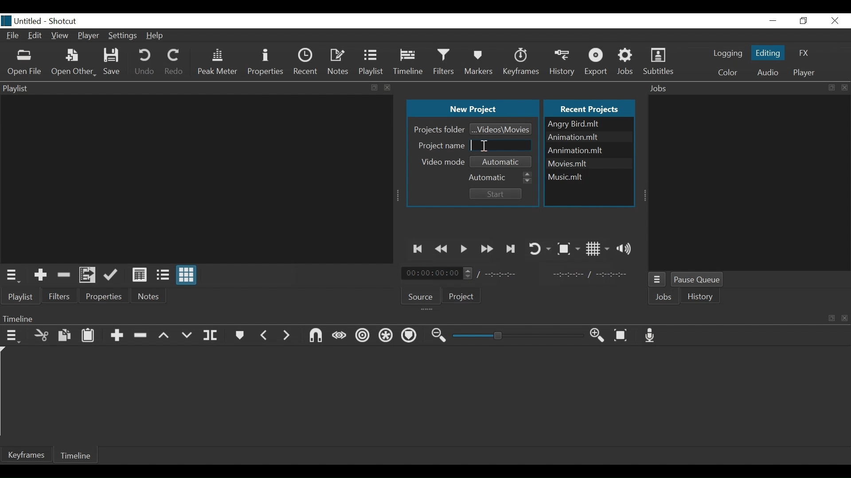  Describe the element at coordinates (105, 296) in the screenshot. I see `Properties` at that location.